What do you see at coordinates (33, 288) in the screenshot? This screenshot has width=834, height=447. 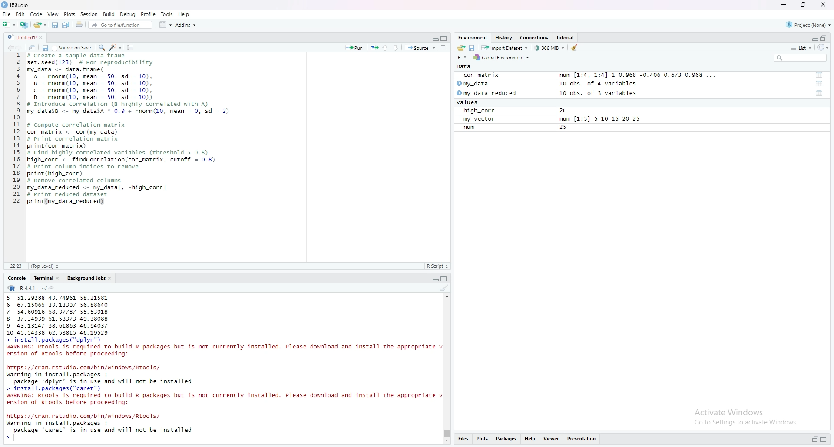 I see `R 4.4.1 ~/` at bounding box center [33, 288].